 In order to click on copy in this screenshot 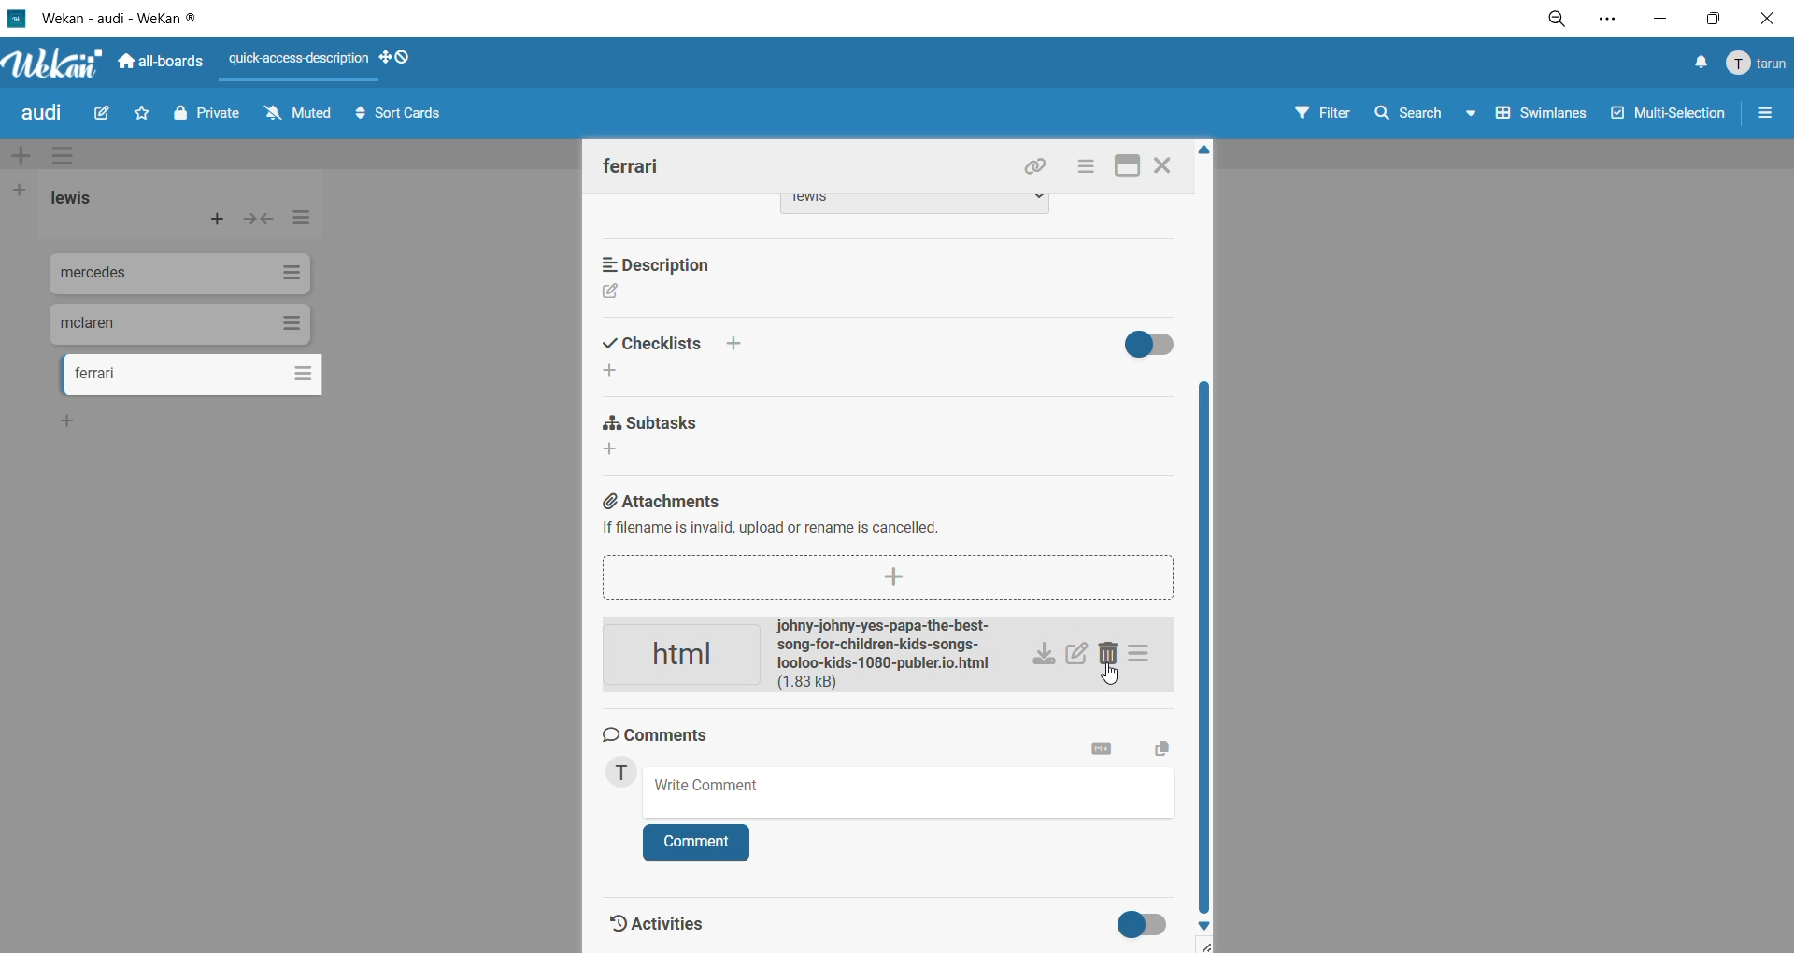, I will do `click(1160, 746)`.